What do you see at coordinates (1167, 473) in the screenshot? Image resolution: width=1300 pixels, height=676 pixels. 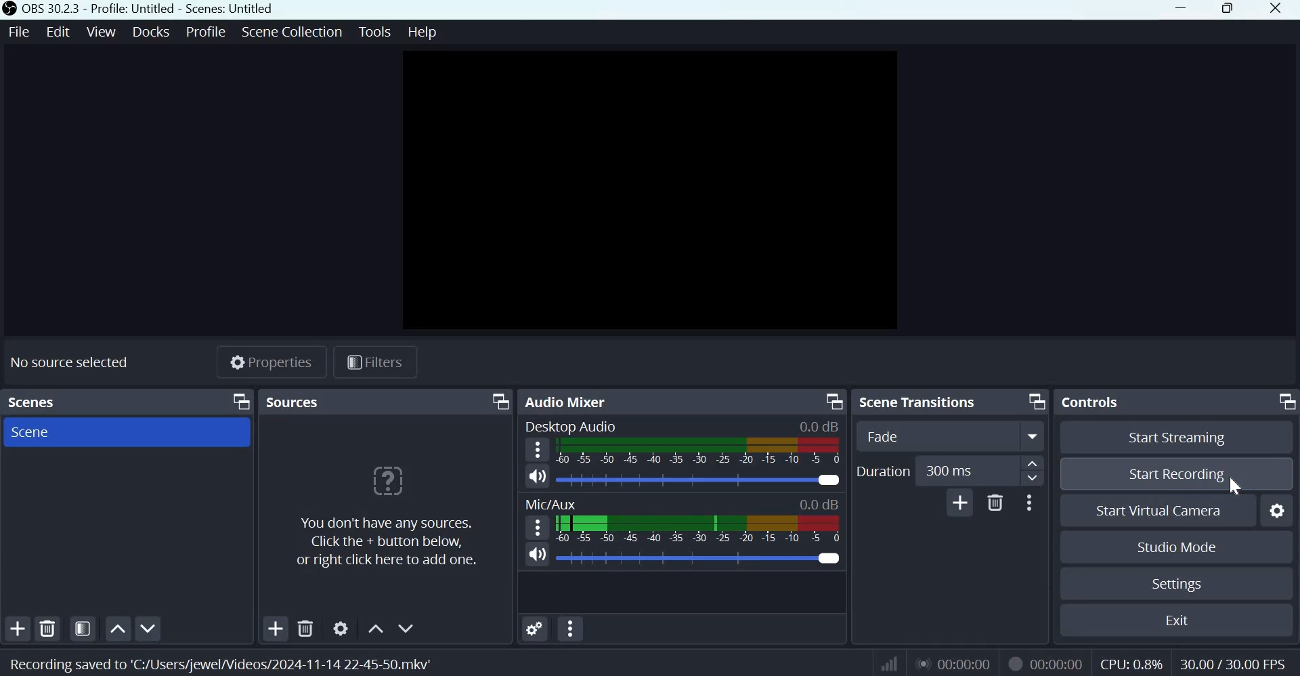 I see `Start Recording` at bounding box center [1167, 473].